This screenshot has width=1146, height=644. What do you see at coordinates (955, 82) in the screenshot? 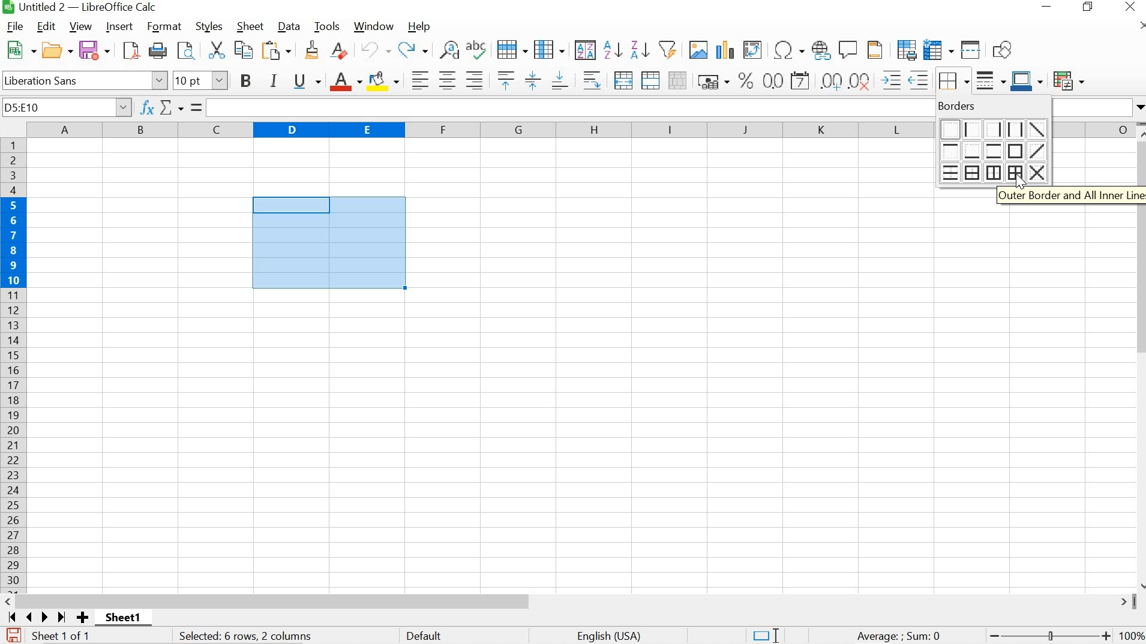
I see `BORDERS` at bounding box center [955, 82].